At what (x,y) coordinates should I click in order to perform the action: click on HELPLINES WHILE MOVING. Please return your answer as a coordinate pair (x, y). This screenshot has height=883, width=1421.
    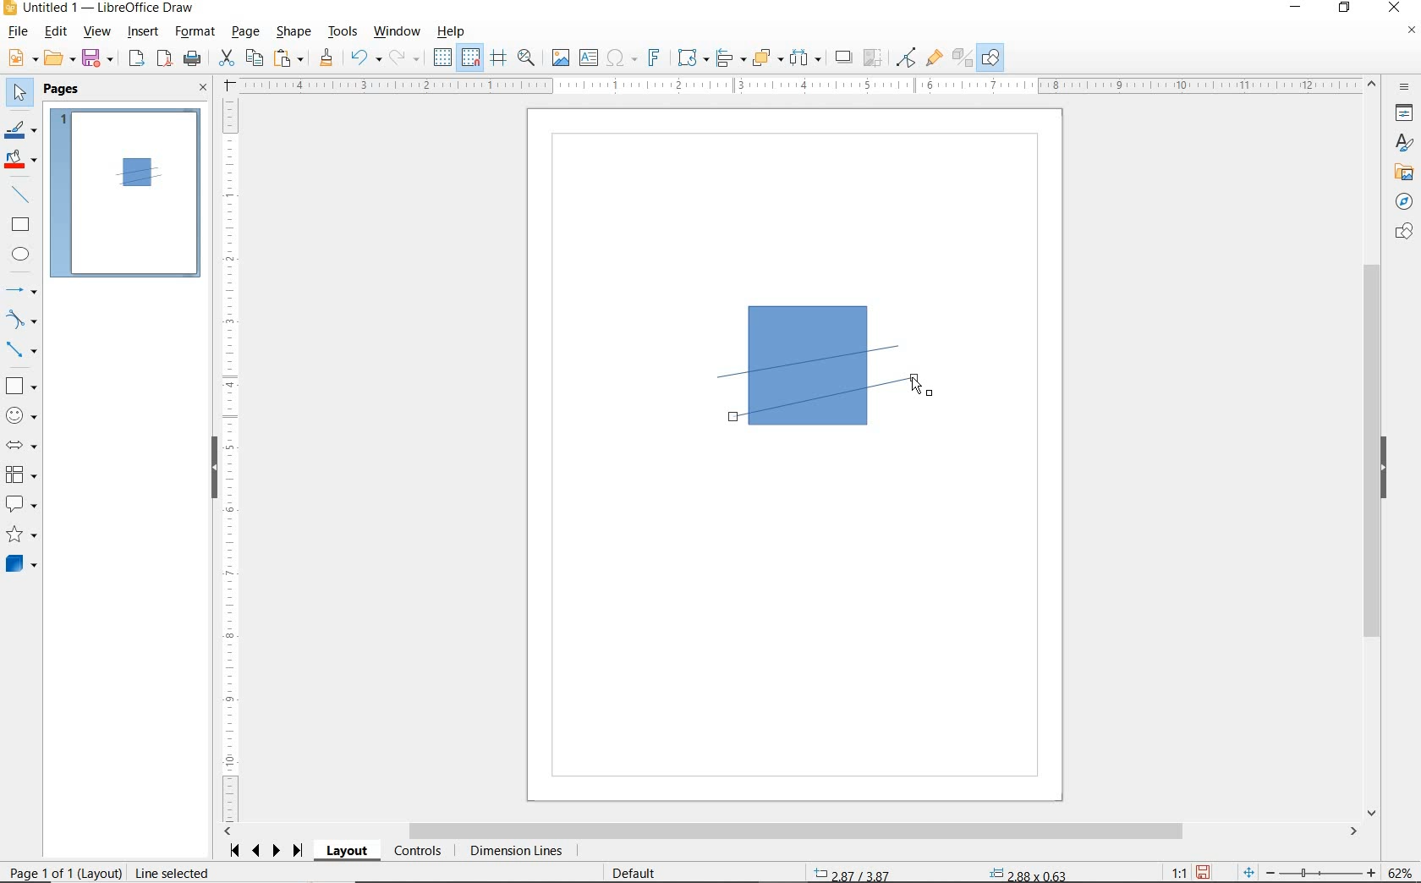
    Looking at the image, I should click on (502, 60).